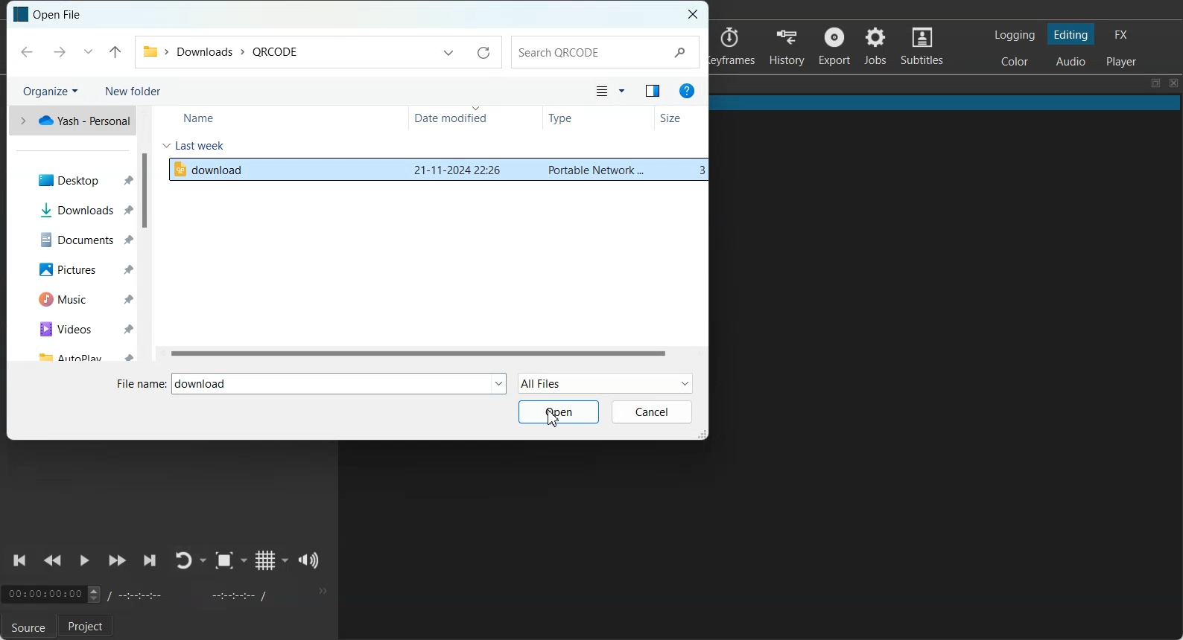  I want to click on New Folder, so click(133, 90).